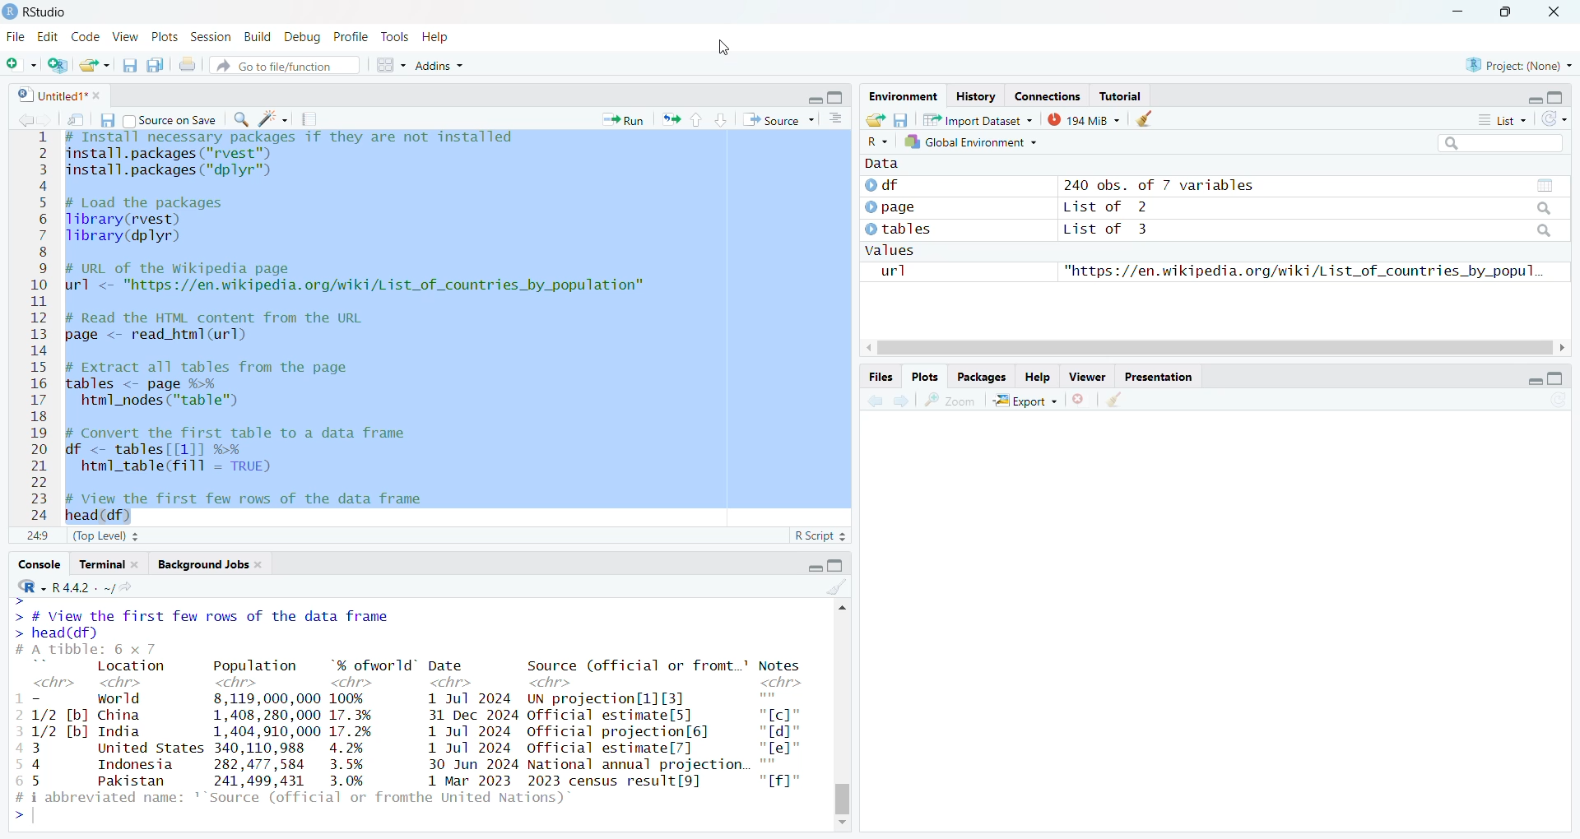 The image size is (1580, 839). I want to click on Source on save, so click(171, 120).